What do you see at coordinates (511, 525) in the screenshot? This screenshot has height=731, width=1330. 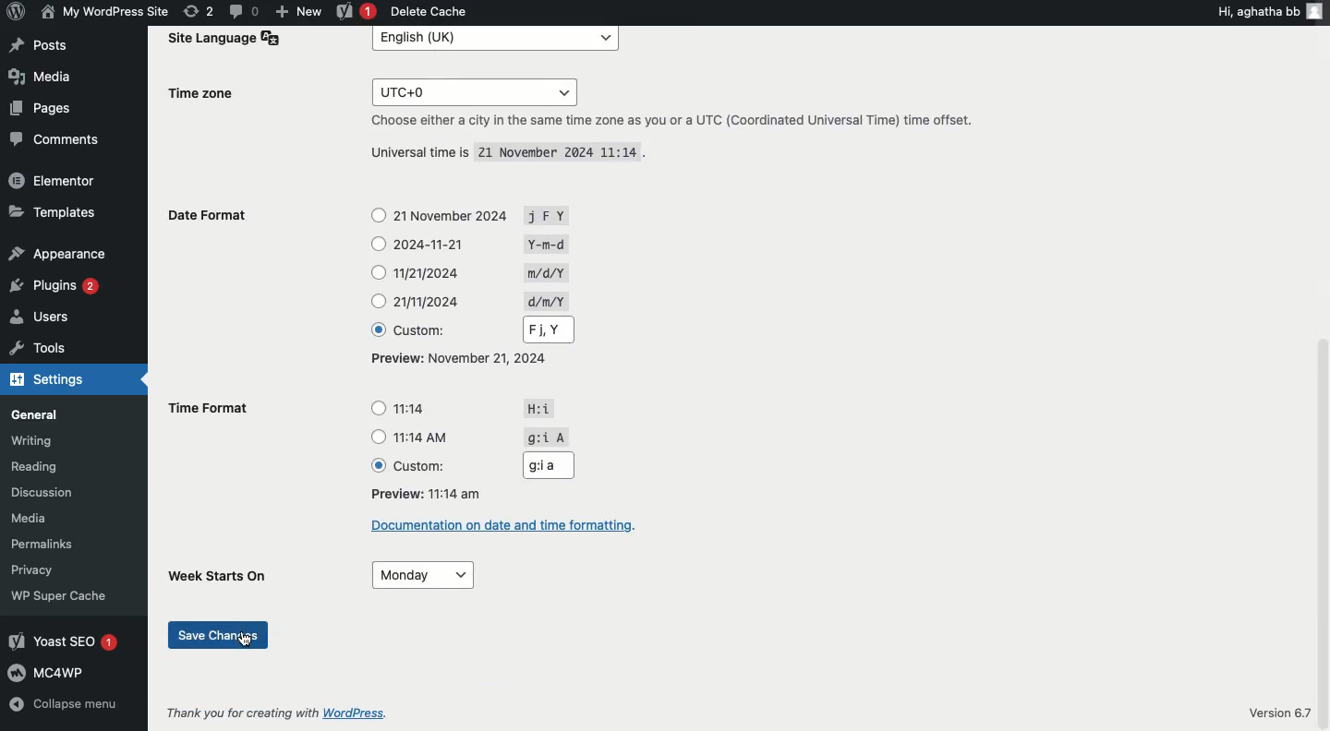 I see `‘Documentation on date and time formatting.` at bounding box center [511, 525].